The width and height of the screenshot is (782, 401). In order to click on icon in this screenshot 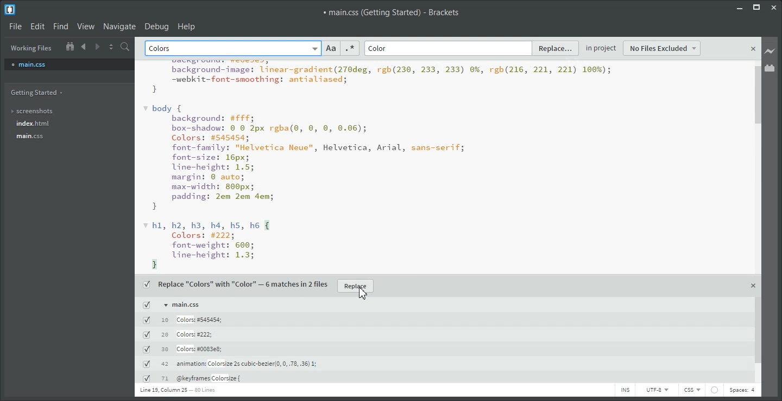, I will do `click(714, 390)`.